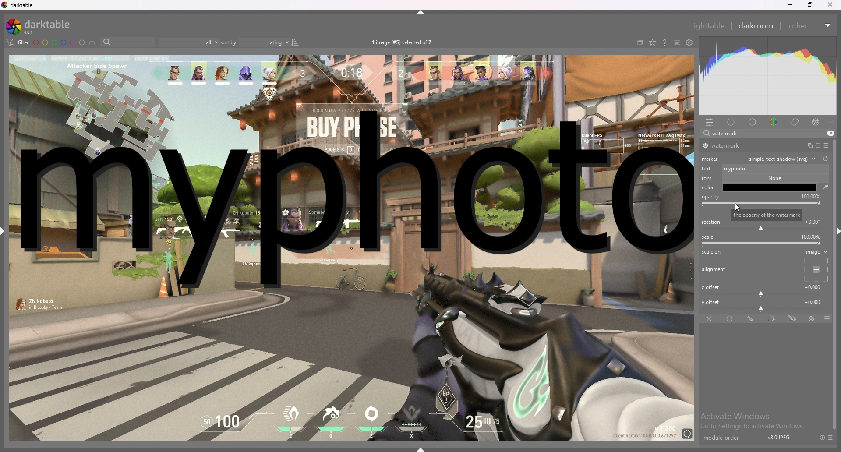 The width and height of the screenshot is (841, 452). Describe the element at coordinates (756, 25) in the screenshot. I see `darkroom` at that location.